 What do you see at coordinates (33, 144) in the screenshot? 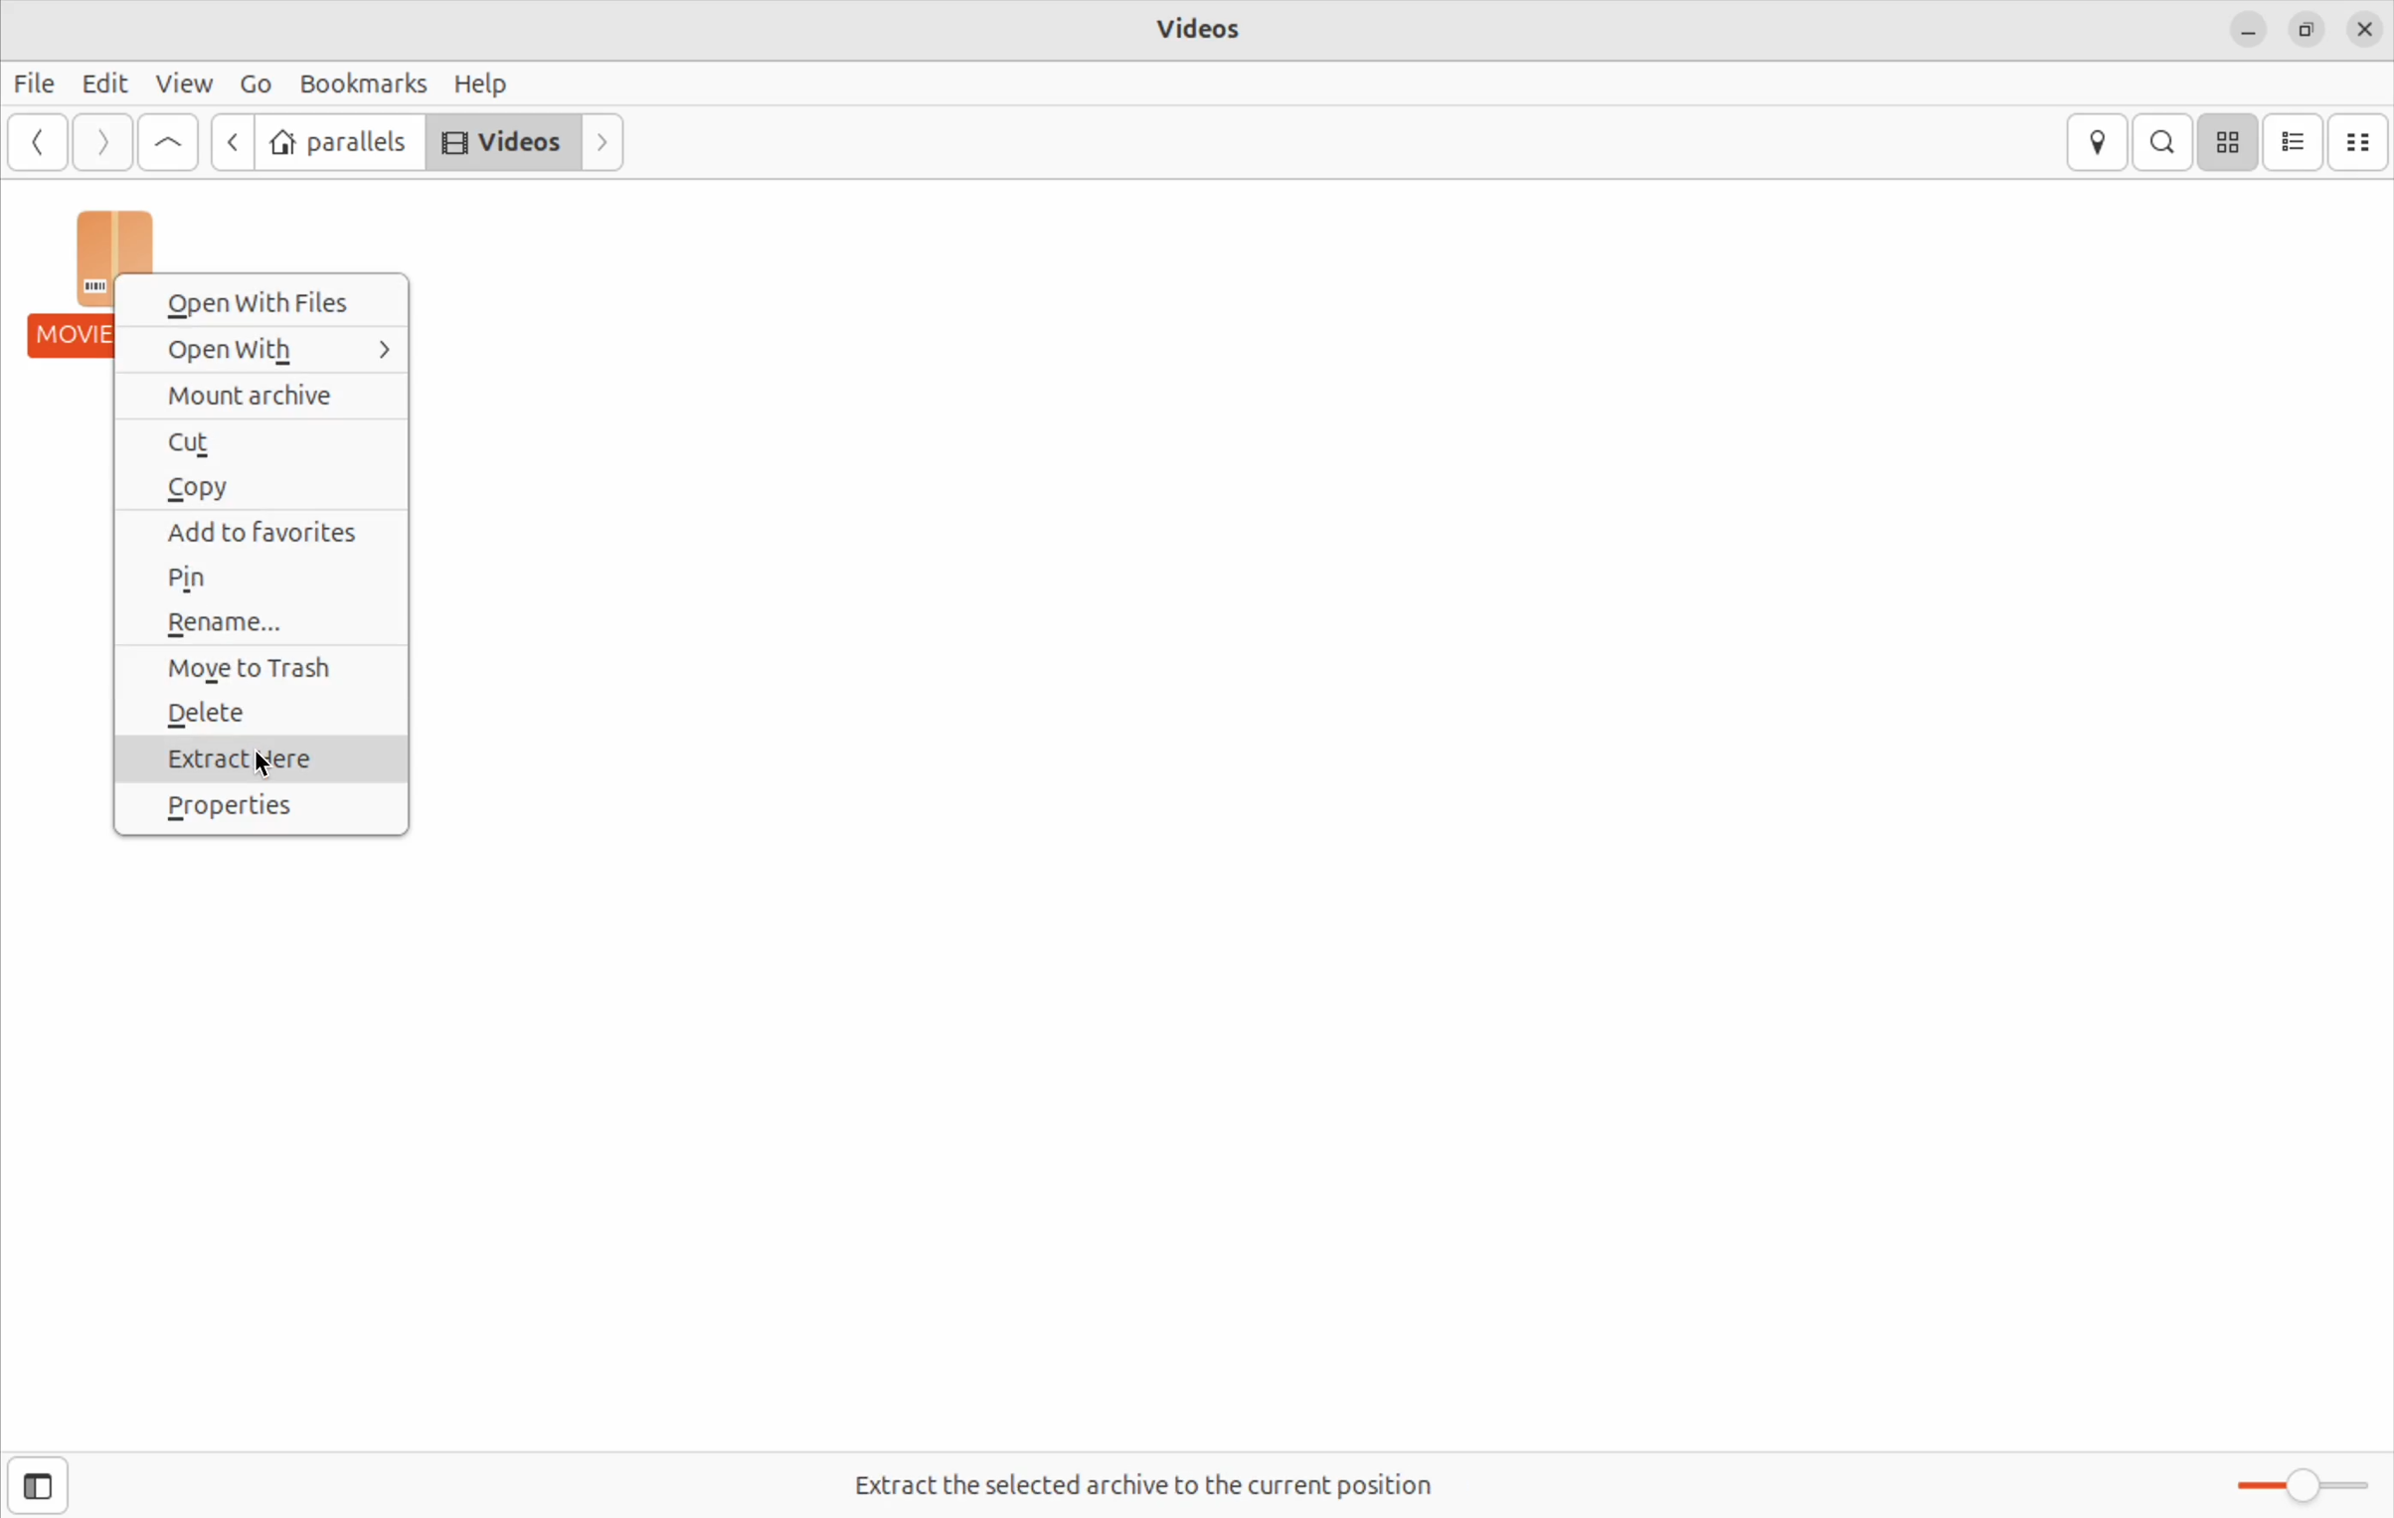
I see `Go back` at bounding box center [33, 144].